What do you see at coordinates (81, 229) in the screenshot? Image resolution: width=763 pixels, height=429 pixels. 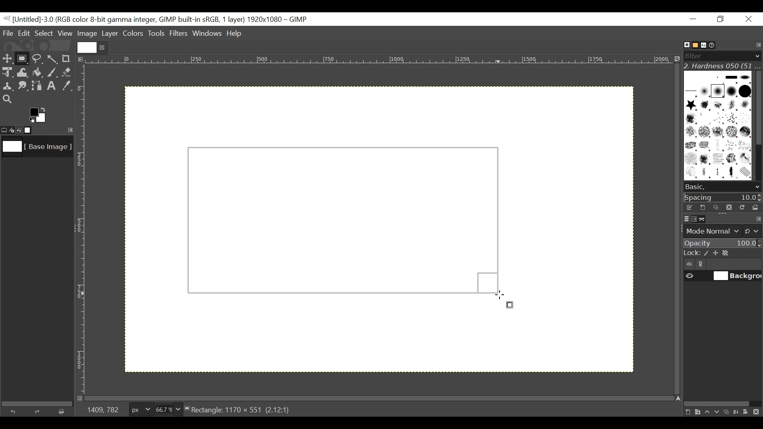 I see `Vertical Ruler` at bounding box center [81, 229].